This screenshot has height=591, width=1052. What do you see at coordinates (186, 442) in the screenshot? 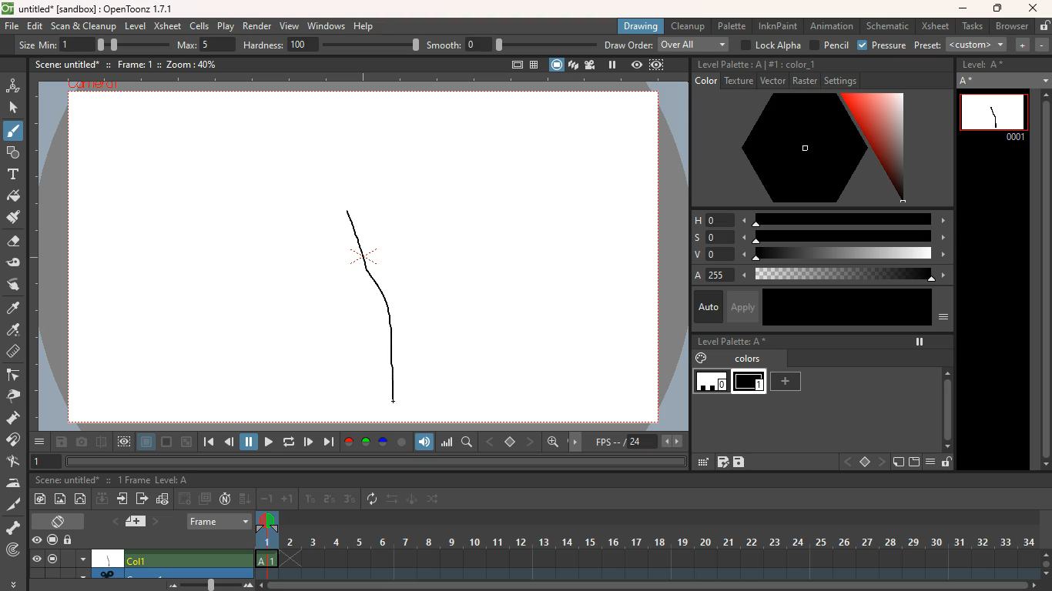
I see `minimize` at bounding box center [186, 442].